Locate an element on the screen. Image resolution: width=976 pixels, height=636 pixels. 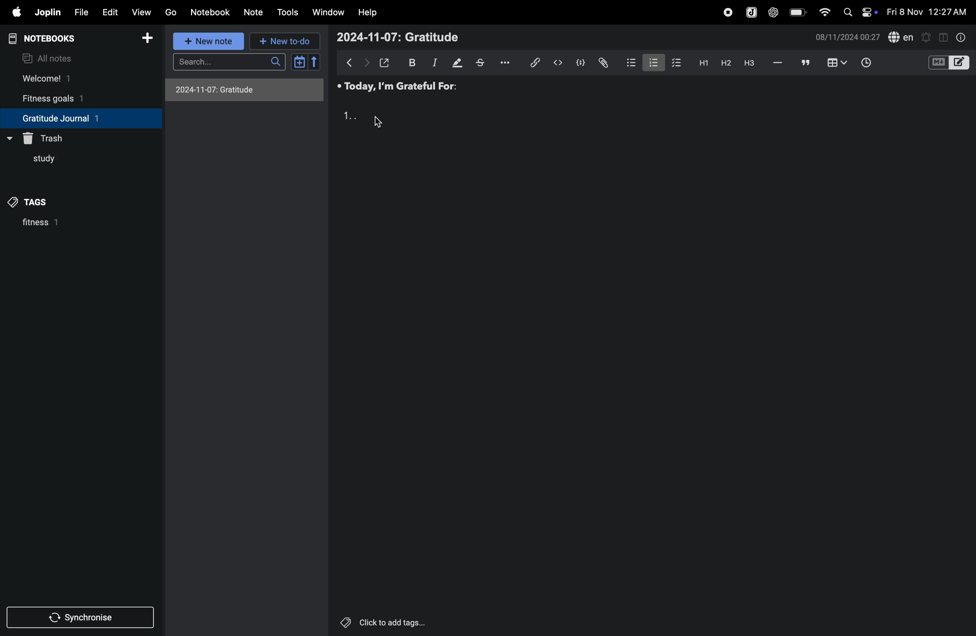
horrizontal line is located at coordinates (778, 63).